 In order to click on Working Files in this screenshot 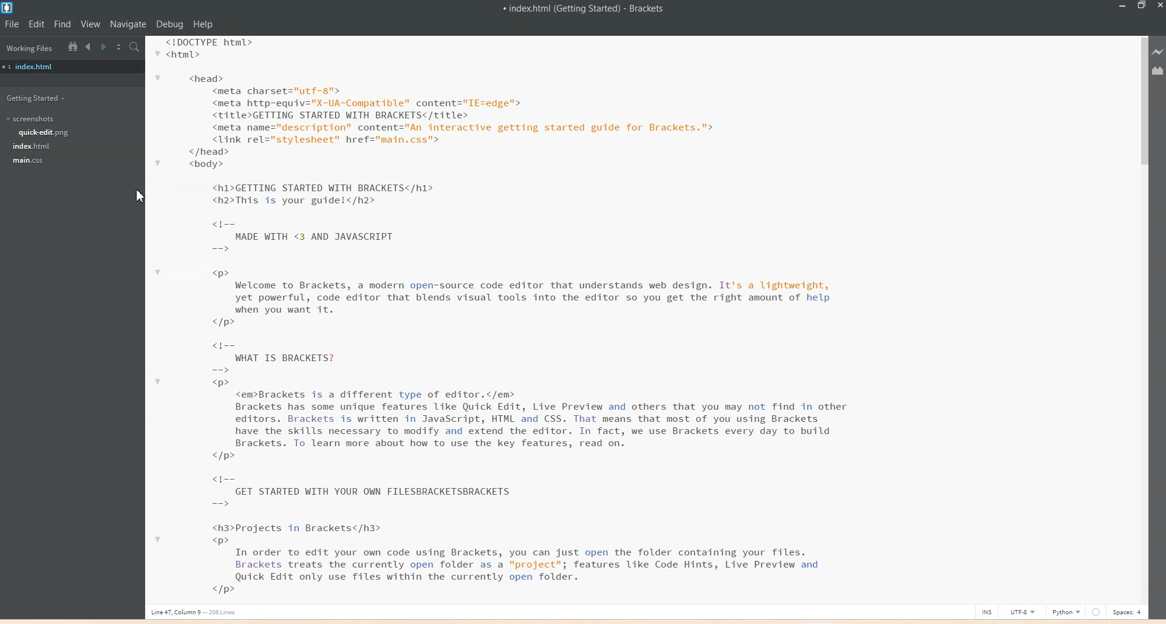, I will do `click(29, 47)`.